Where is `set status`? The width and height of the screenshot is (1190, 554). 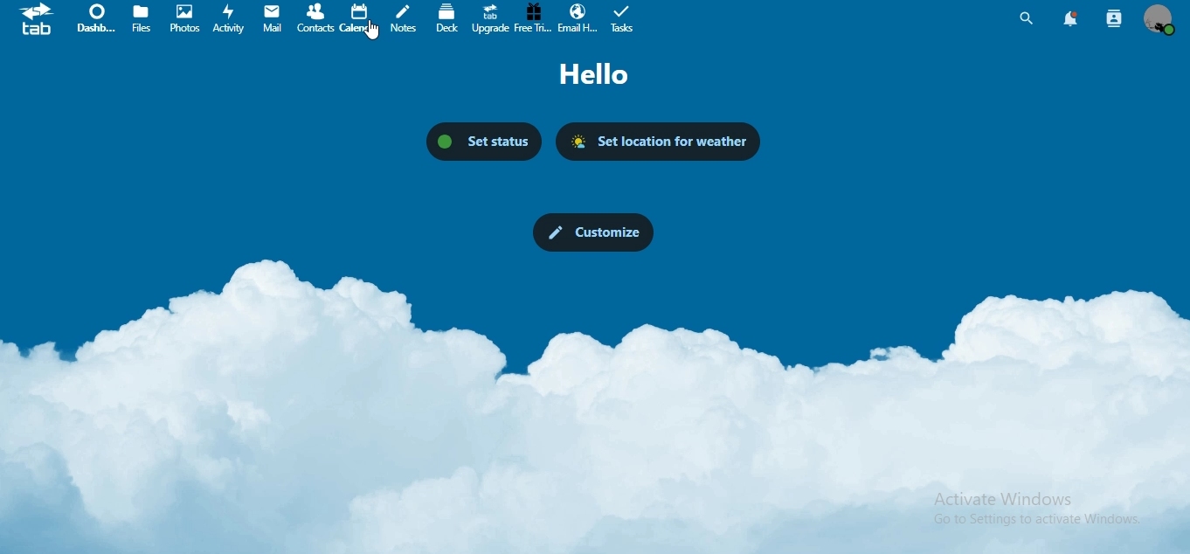 set status is located at coordinates (483, 139).